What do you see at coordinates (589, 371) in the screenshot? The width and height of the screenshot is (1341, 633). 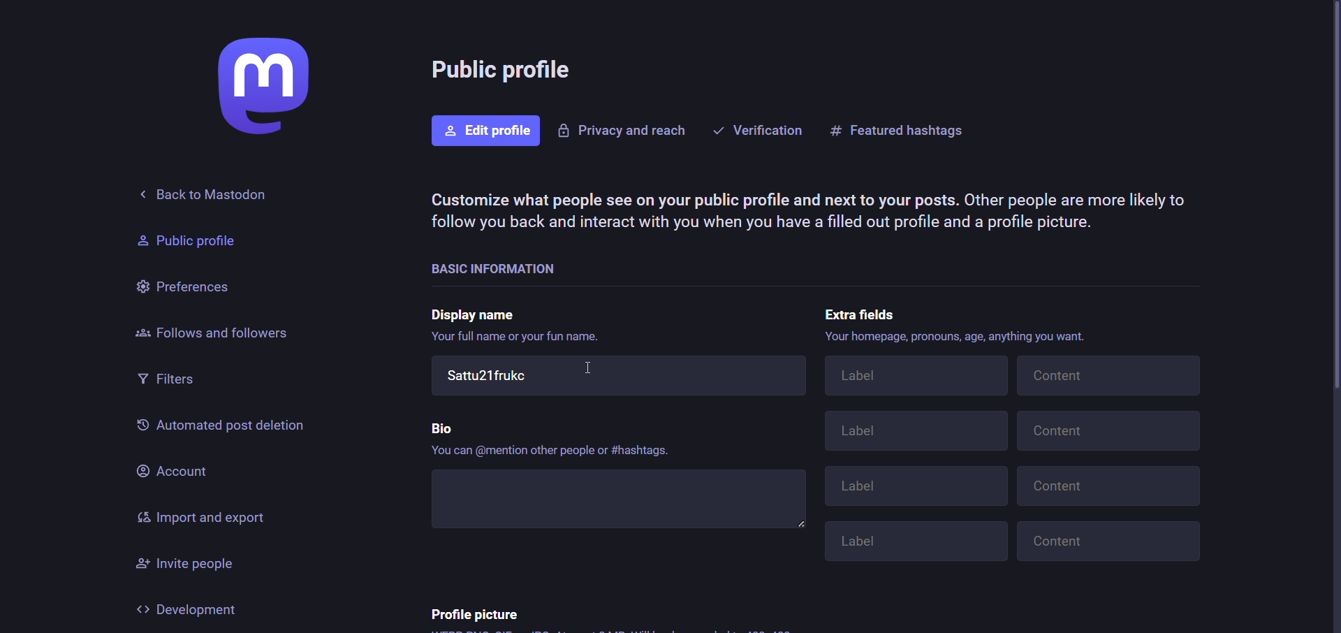 I see `cursor` at bounding box center [589, 371].